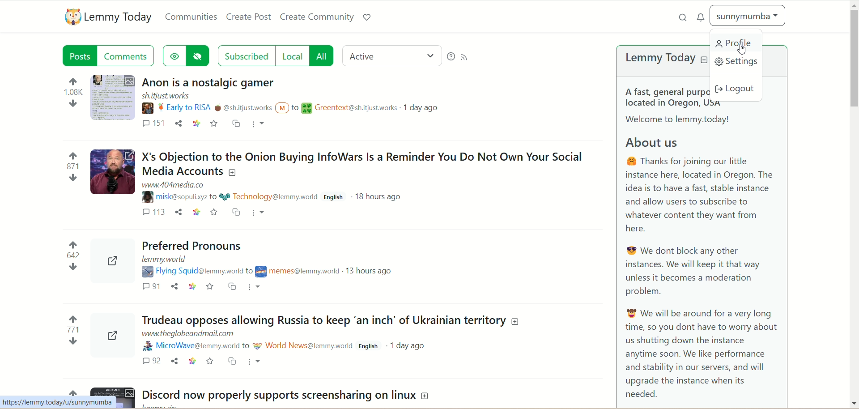 This screenshot has width=859, height=409. Describe the element at coordinates (174, 362) in the screenshot. I see `Share` at that location.